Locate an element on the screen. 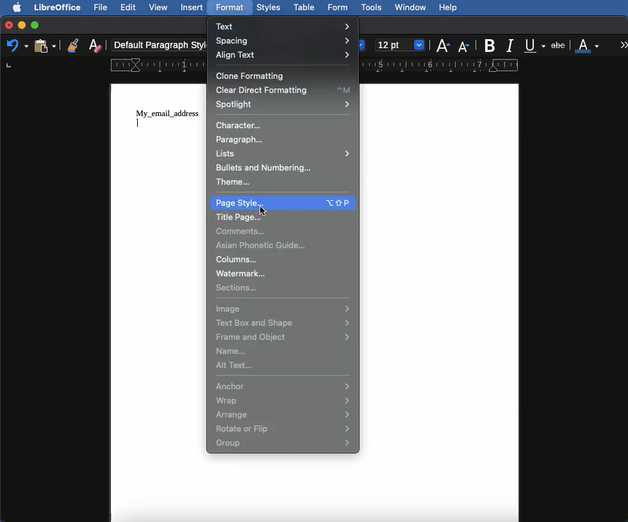 Image resolution: width=628 pixels, height=522 pixels. Size increase is located at coordinates (442, 44).